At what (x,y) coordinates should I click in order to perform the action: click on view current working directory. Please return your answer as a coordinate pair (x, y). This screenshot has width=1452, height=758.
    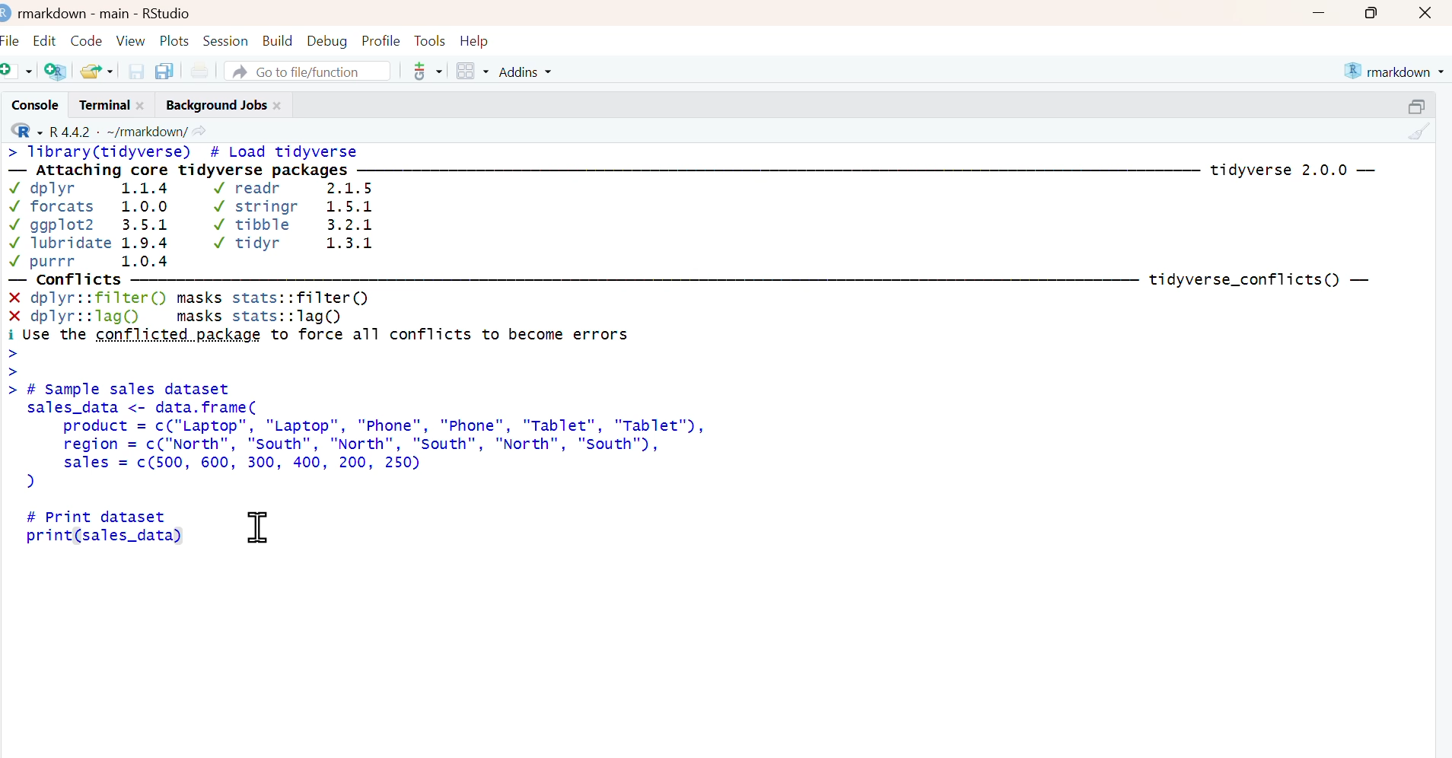
    Looking at the image, I should click on (200, 130).